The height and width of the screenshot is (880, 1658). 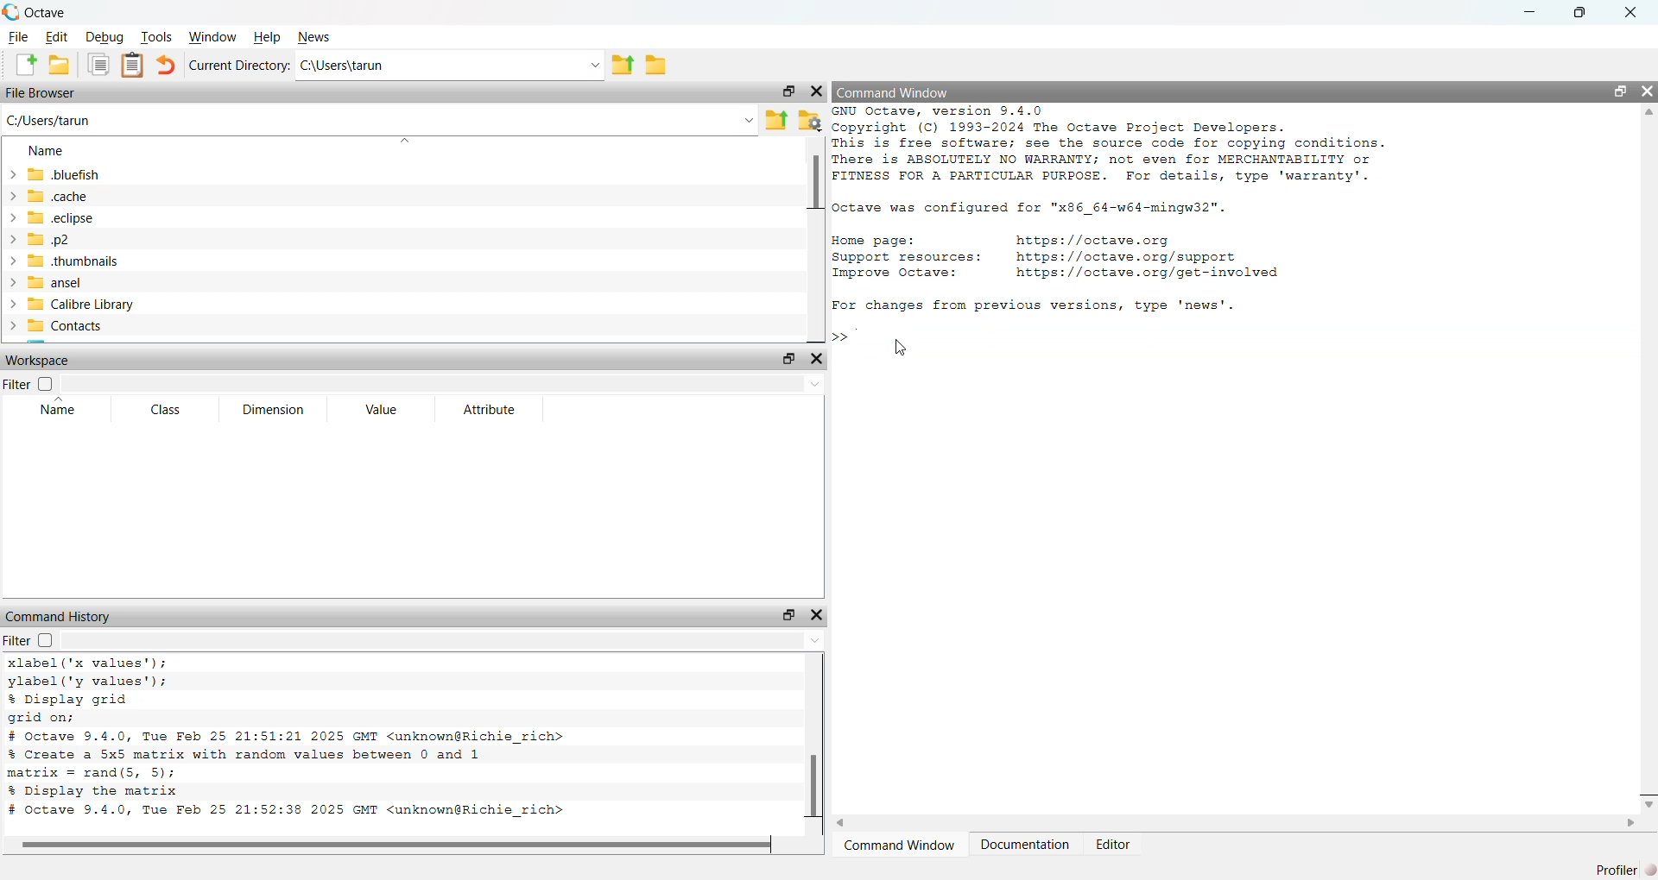 I want to click on maximise, so click(x=782, y=361).